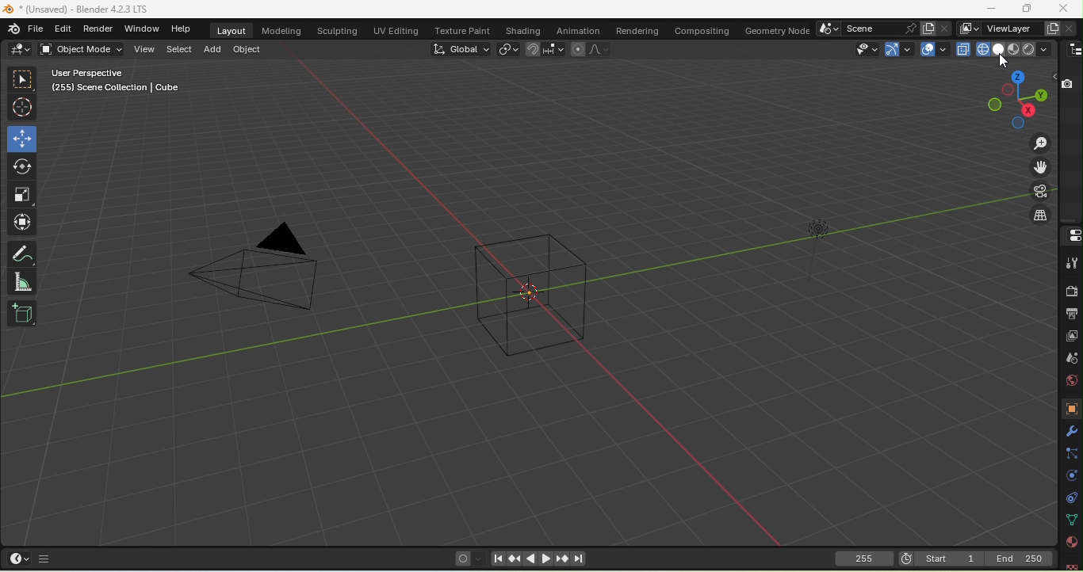 Image resolution: width=1083 pixels, height=572 pixels. What do you see at coordinates (1039, 142) in the screenshot?
I see `Zoom in/out in the view` at bounding box center [1039, 142].